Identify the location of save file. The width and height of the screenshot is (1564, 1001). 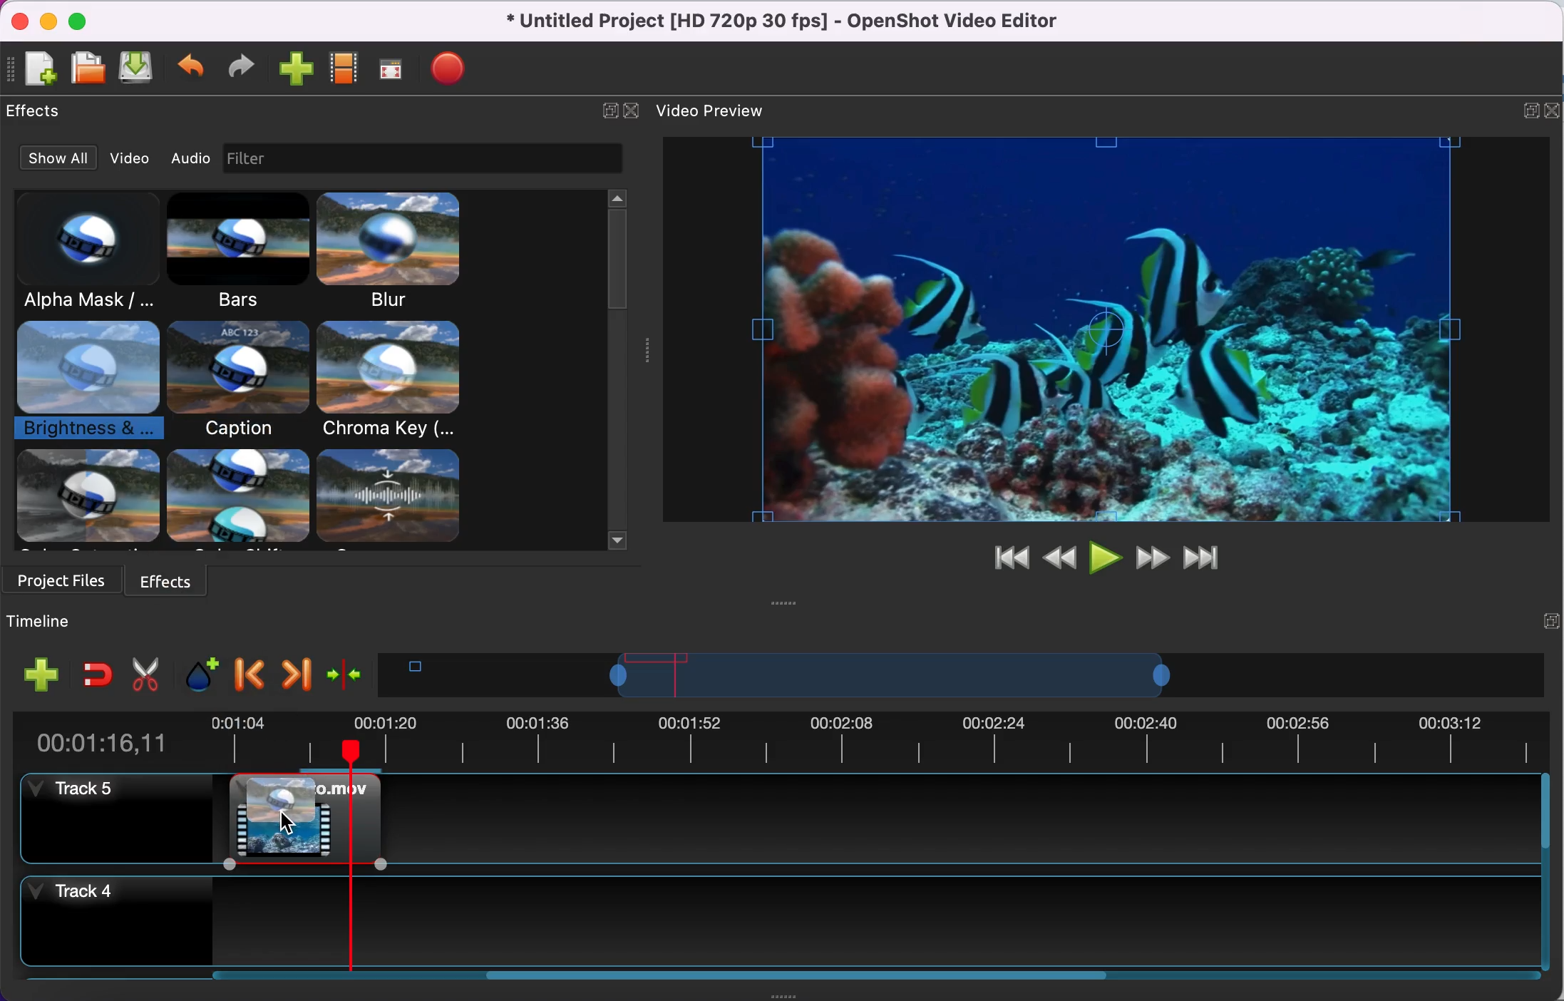
(139, 69).